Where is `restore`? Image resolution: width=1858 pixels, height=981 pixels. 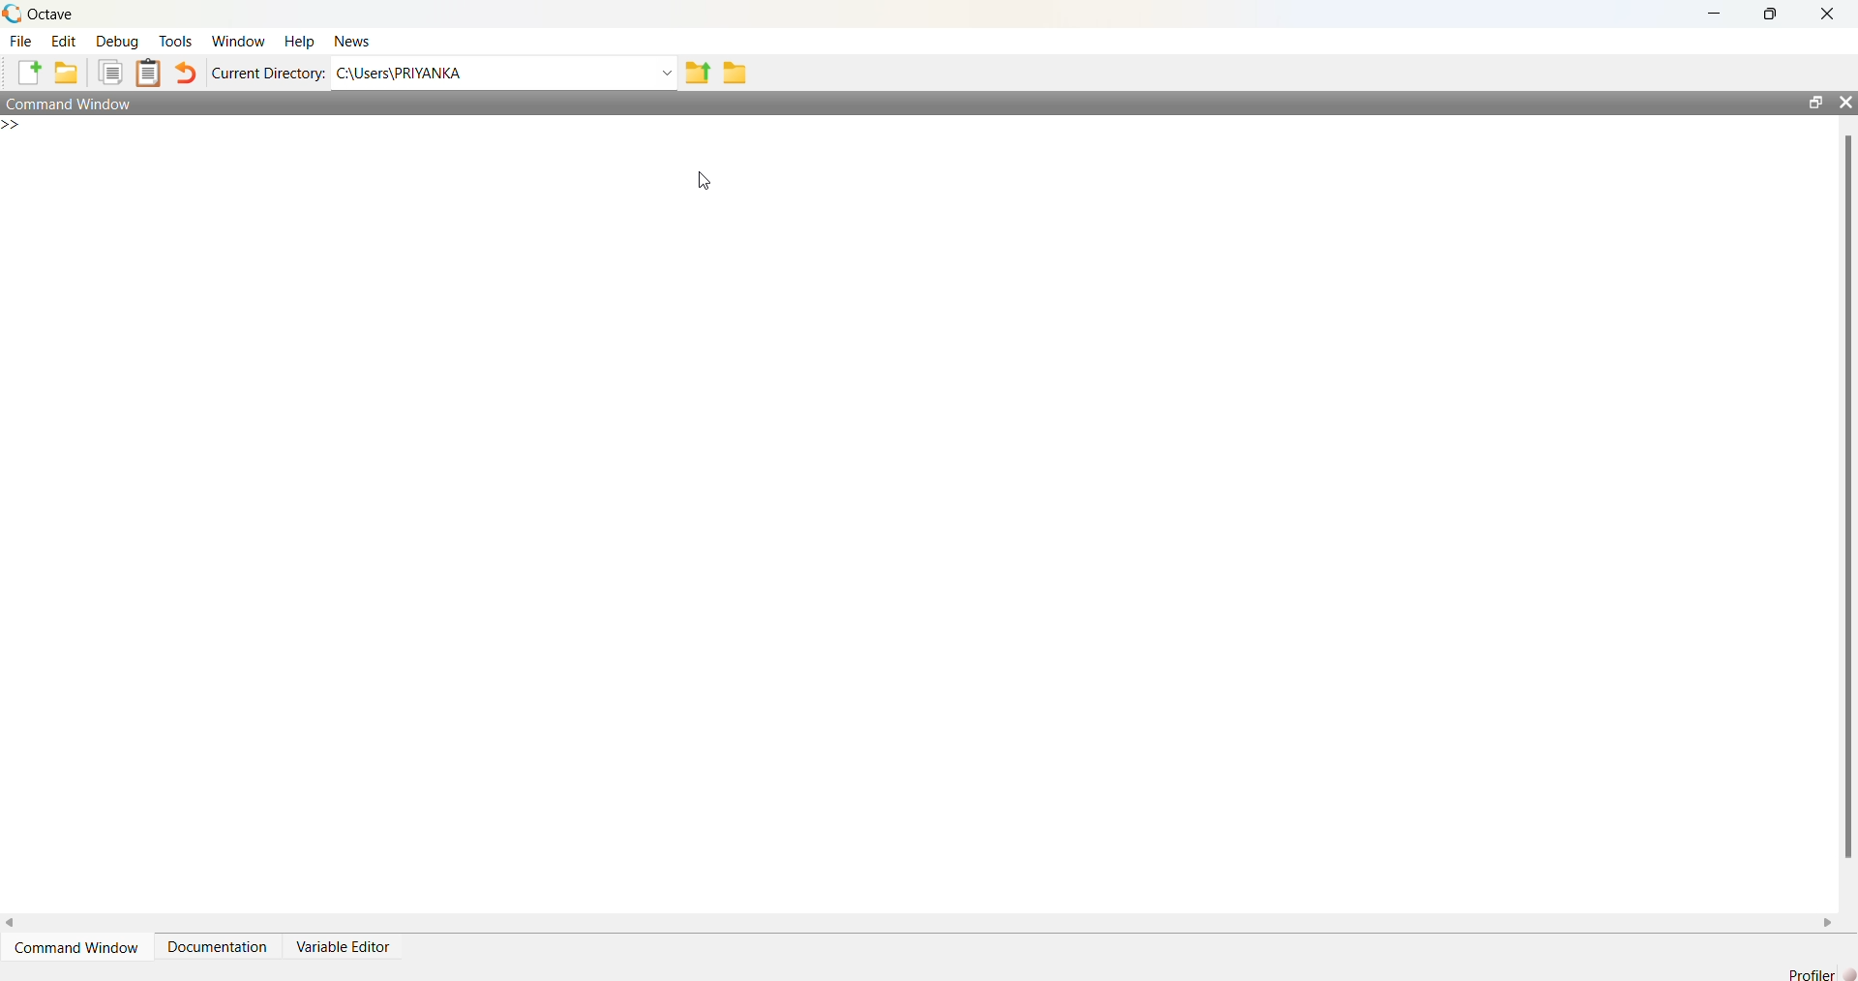 restore is located at coordinates (1818, 103).